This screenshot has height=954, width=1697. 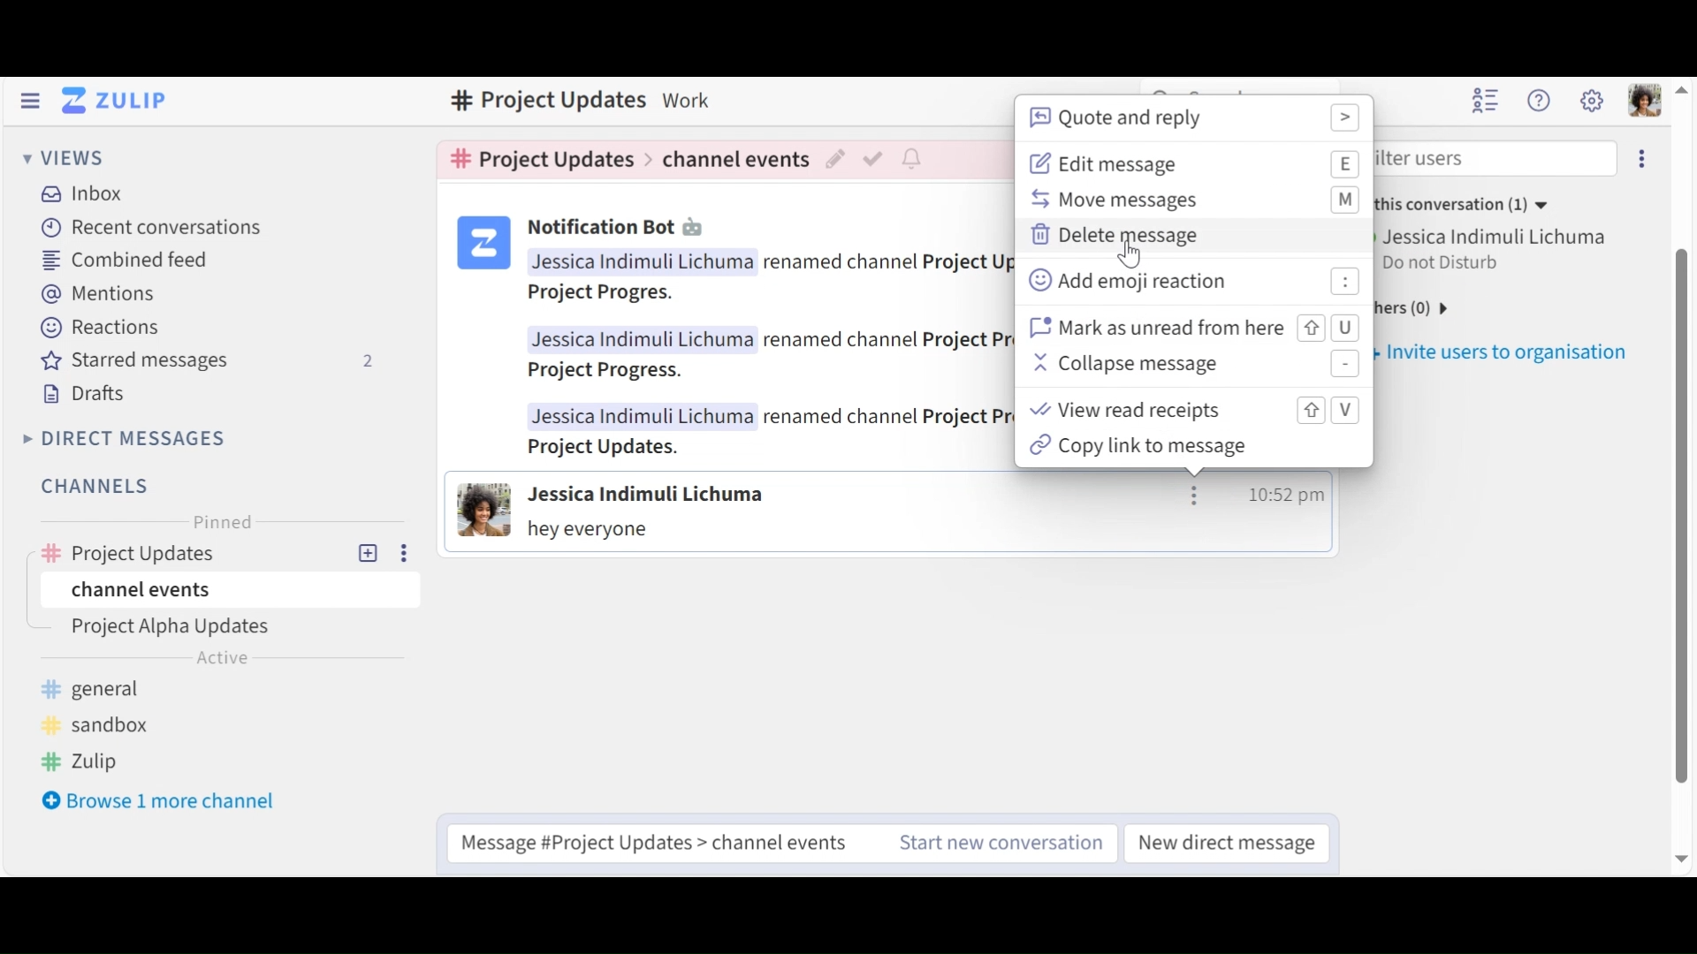 I want to click on Mentions, so click(x=103, y=293).